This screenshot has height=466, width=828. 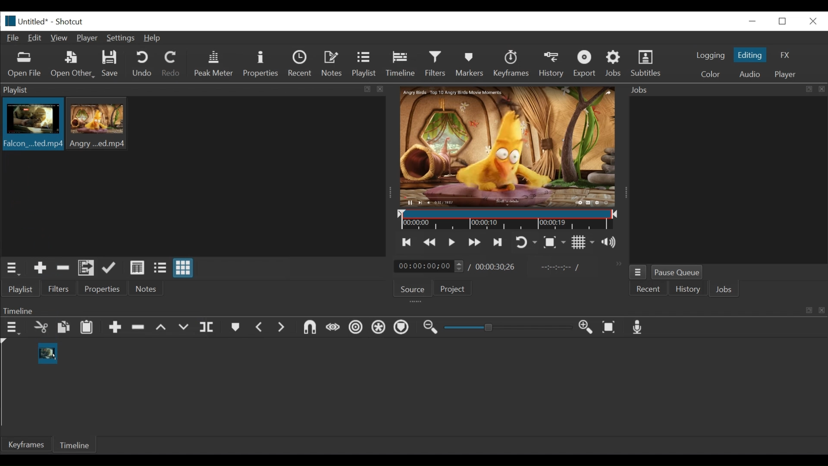 What do you see at coordinates (752, 21) in the screenshot?
I see `minimize` at bounding box center [752, 21].